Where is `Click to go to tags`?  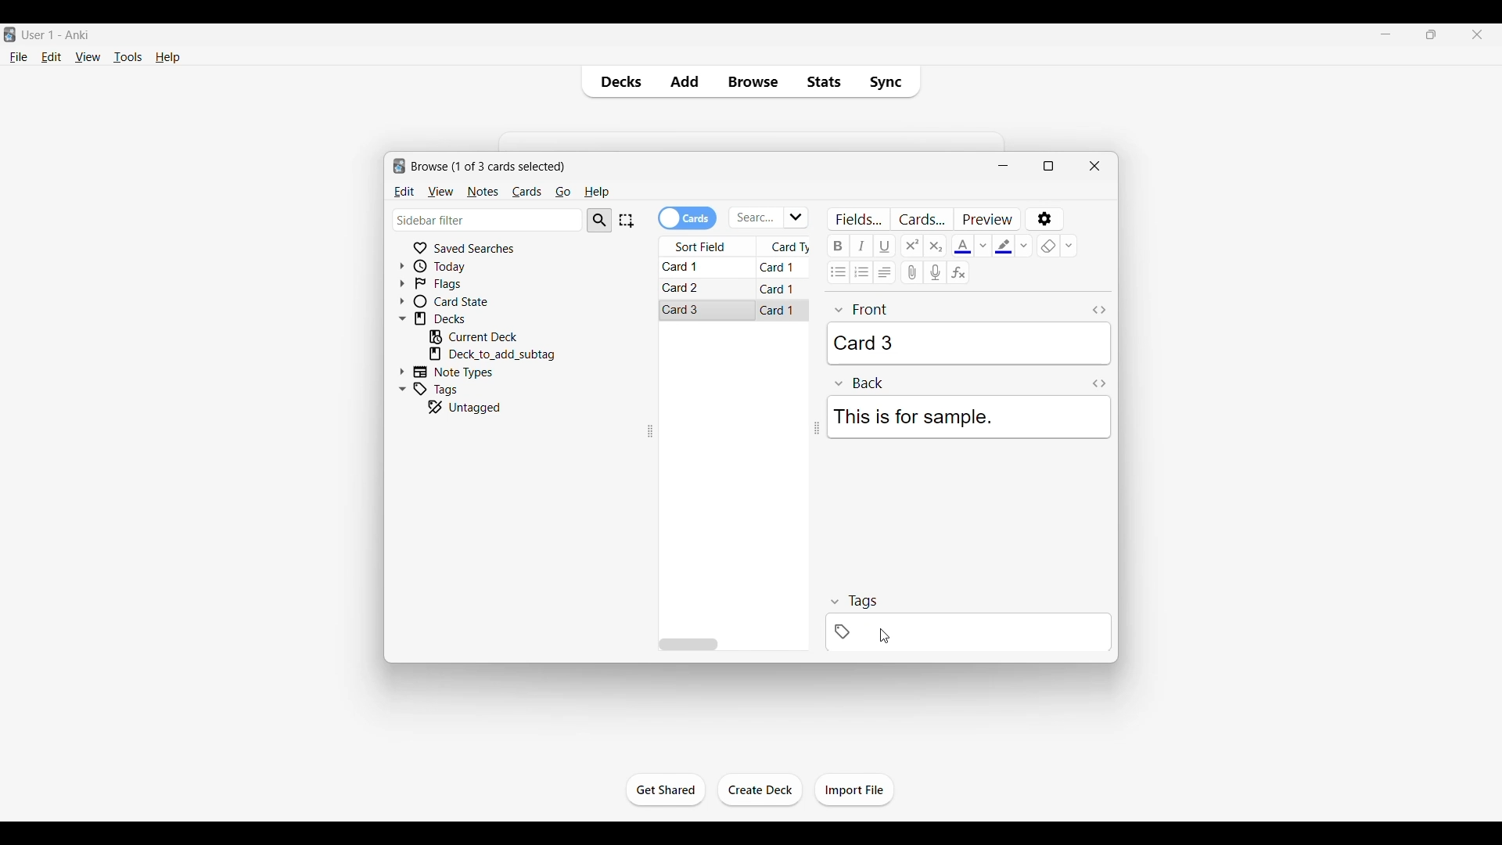
Click to go to tags is located at coordinates (463, 388).